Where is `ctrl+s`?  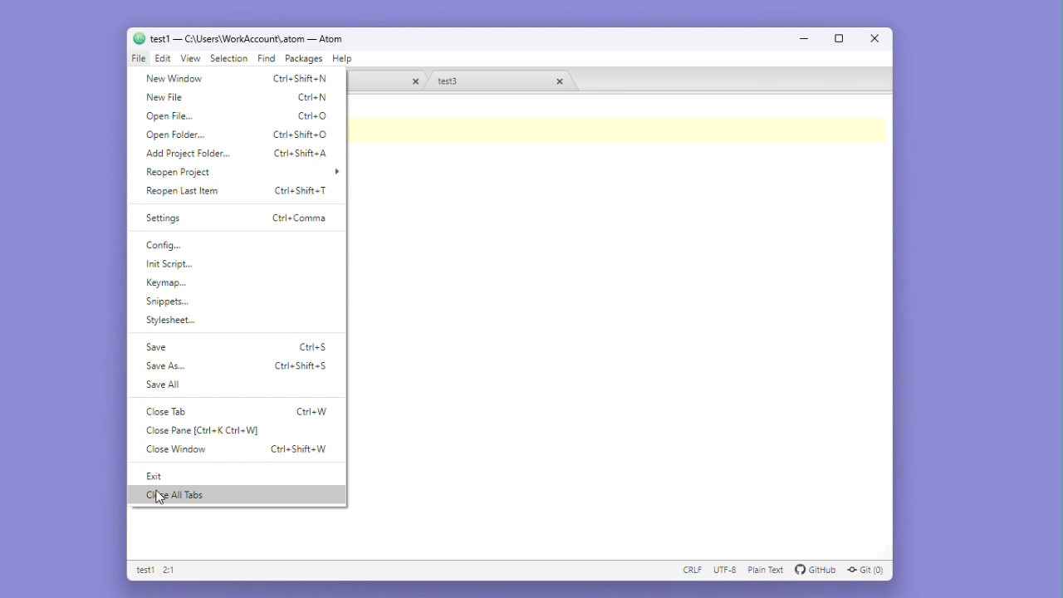 ctrl+s is located at coordinates (317, 346).